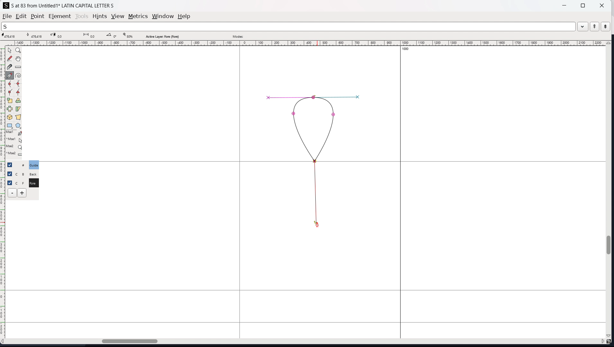 Image resolution: width=614 pixels, height=347 pixels. What do you see at coordinates (60, 16) in the screenshot?
I see `element` at bounding box center [60, 16].